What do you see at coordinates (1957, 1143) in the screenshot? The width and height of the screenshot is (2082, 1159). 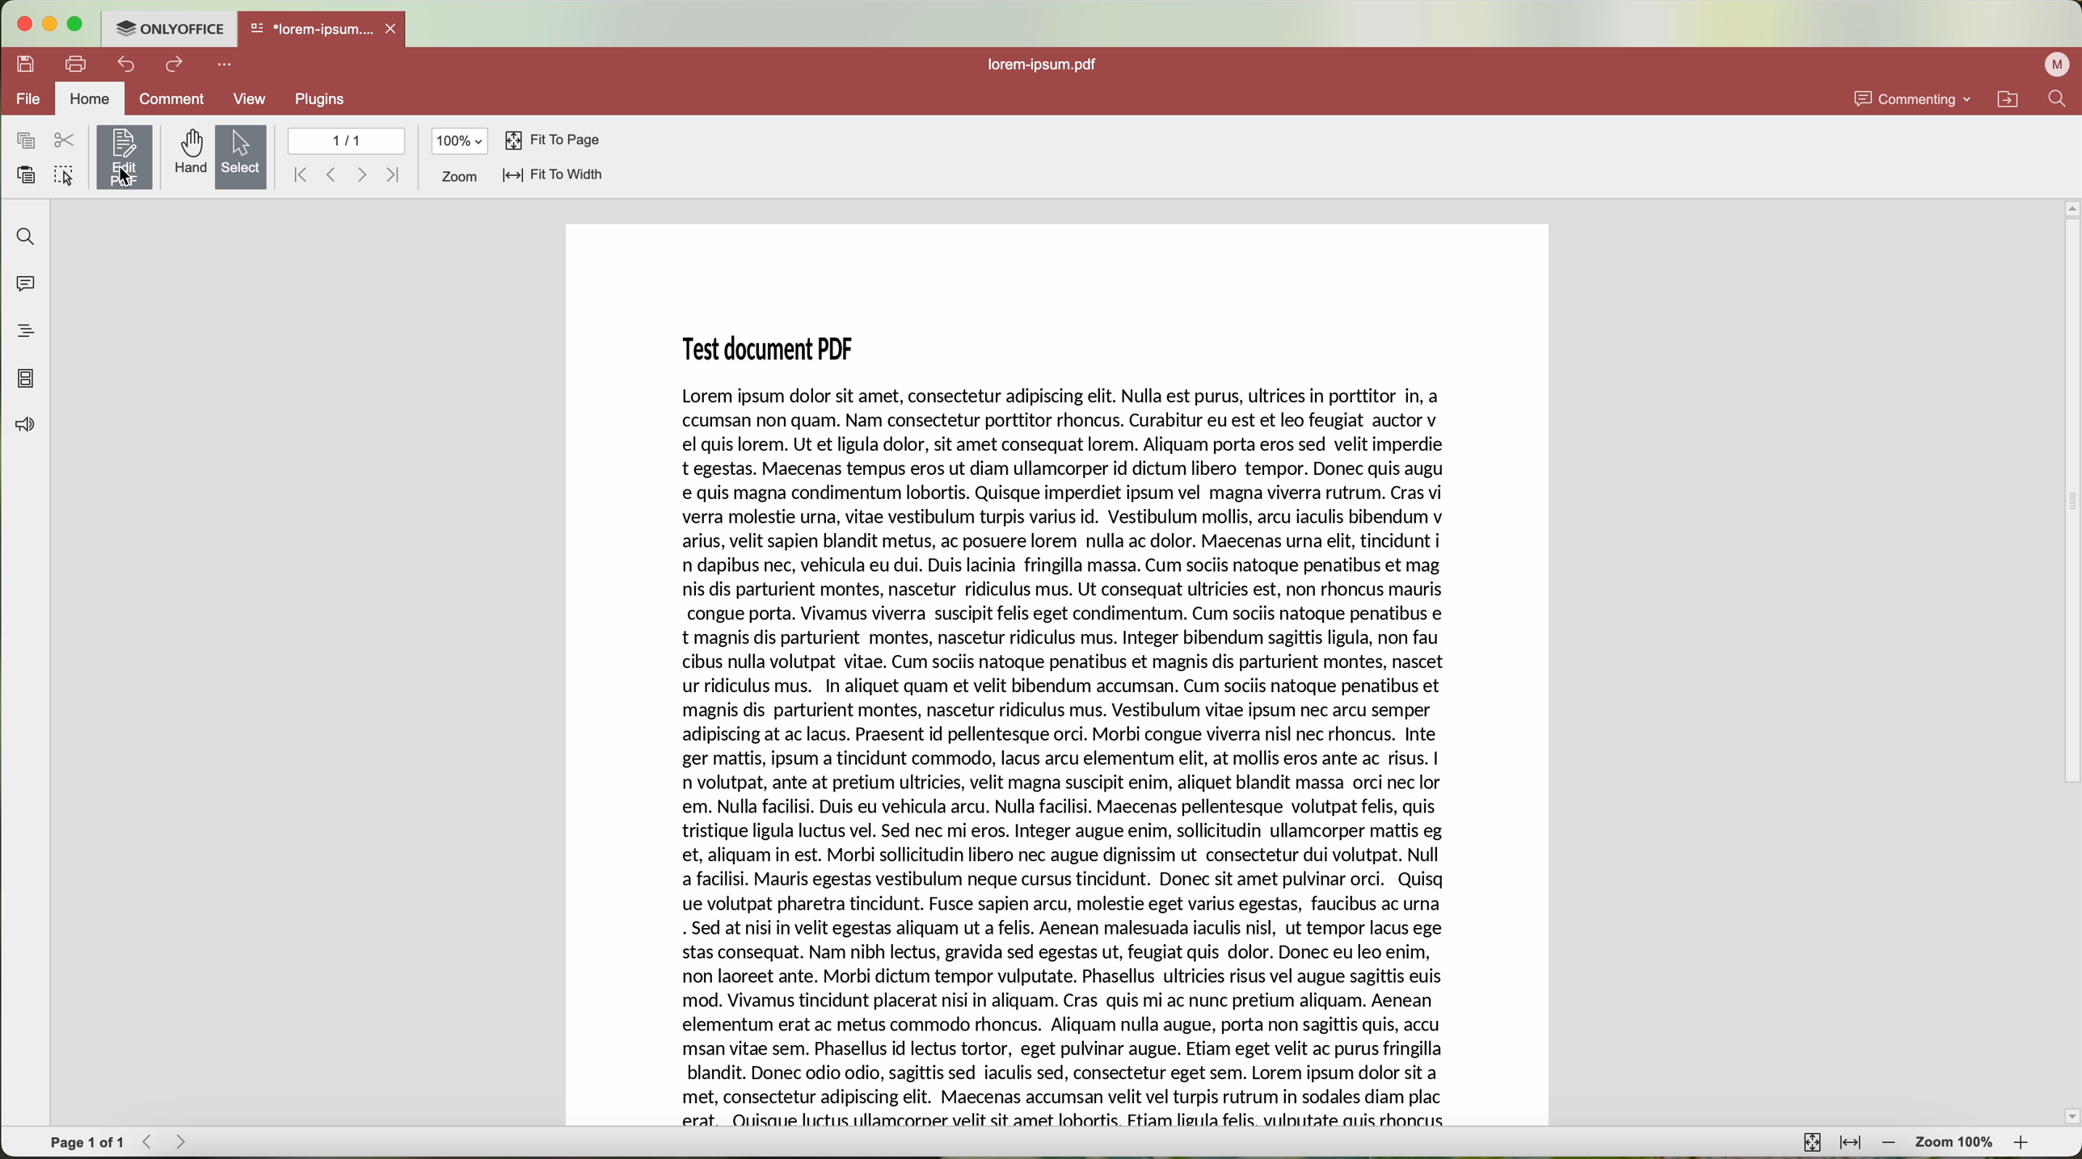 I see `zoom 100%` at bounding box center [1957, 1143].